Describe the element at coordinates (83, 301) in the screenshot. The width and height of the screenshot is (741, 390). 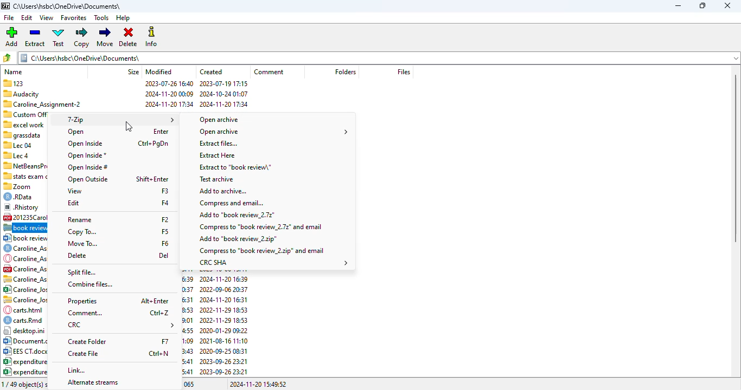
I see `properties` at that location.